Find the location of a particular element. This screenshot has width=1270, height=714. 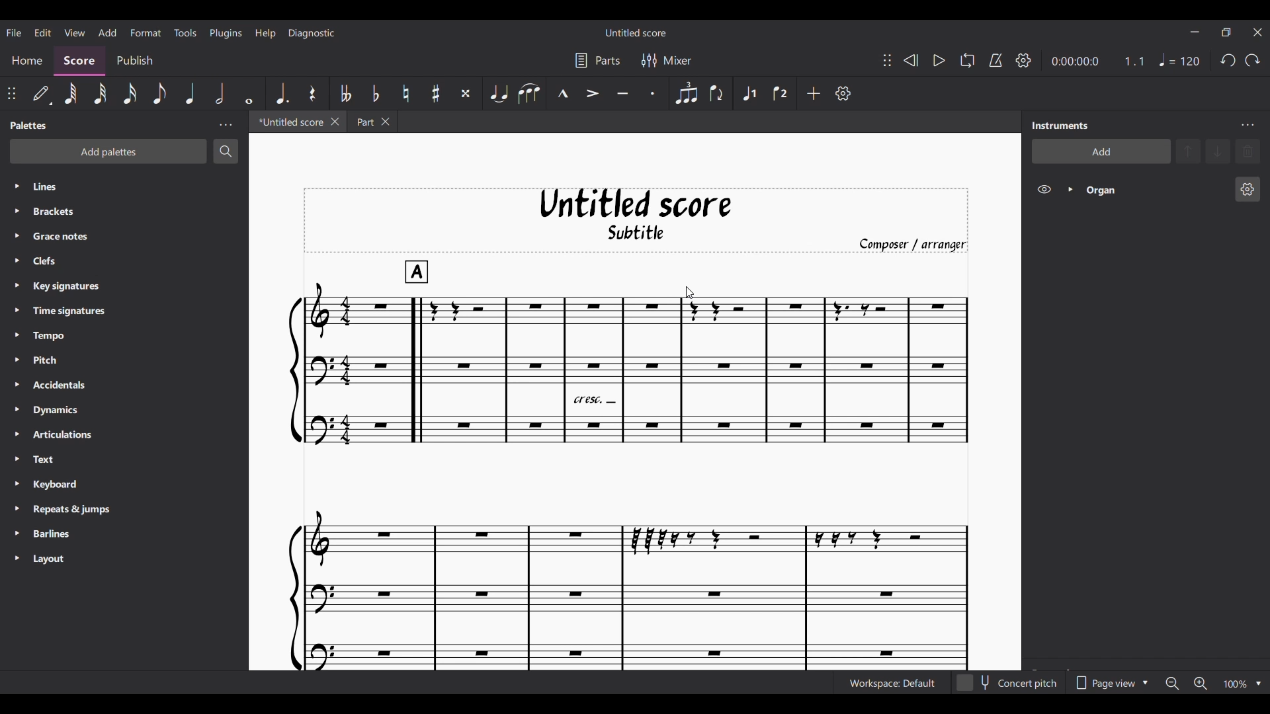

Add palette is located at coordinates (108, 151).